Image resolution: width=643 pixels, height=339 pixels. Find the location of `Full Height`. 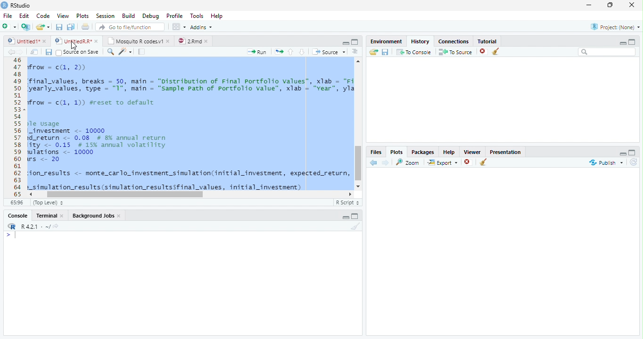

Full Height is located at coordinates (355, 41).